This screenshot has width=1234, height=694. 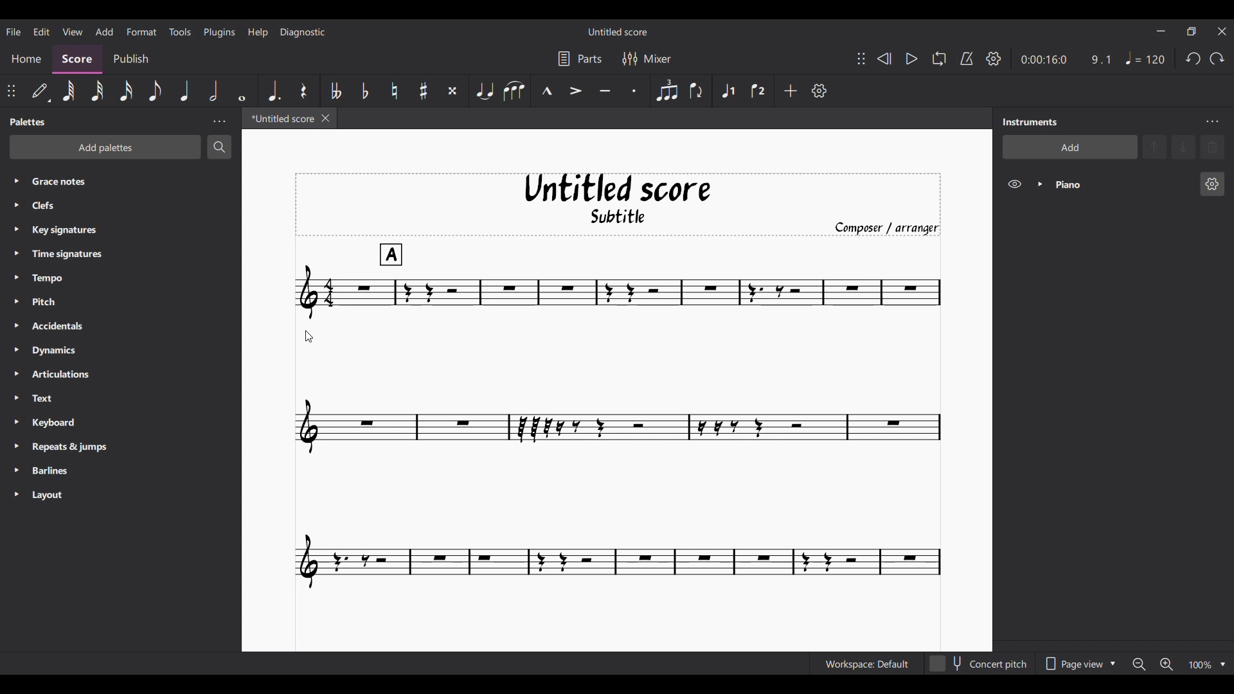 What do you see at coordinates (1139, 665) in the screenshot?
I see `Zoom out` at bounding box center [1139, 665].